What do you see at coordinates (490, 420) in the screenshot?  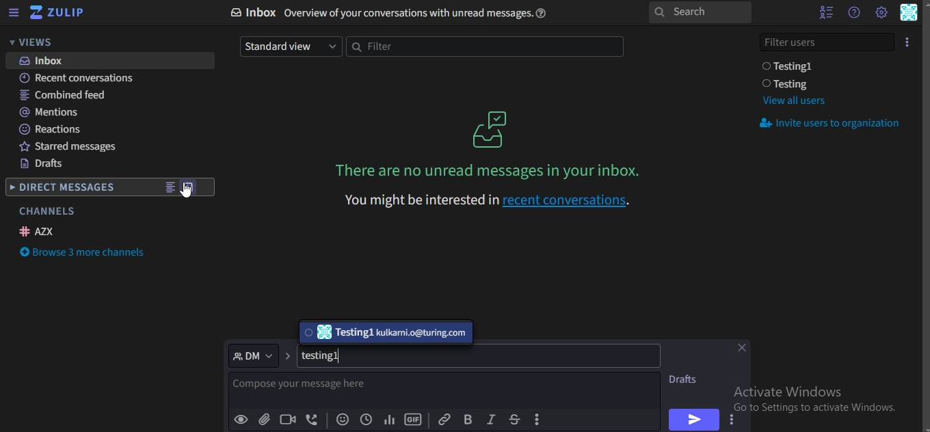 I see `italic` at bounding box center [490, 420].